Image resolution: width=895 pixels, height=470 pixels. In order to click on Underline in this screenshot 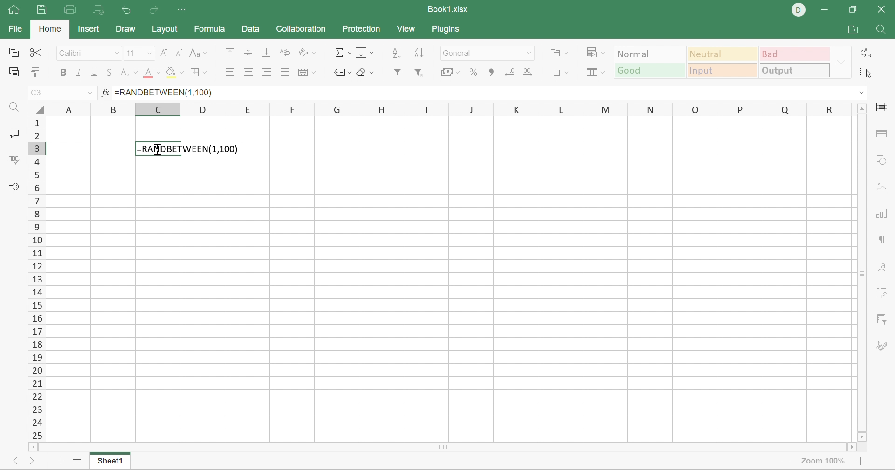, I will do `click(96, 73)`.